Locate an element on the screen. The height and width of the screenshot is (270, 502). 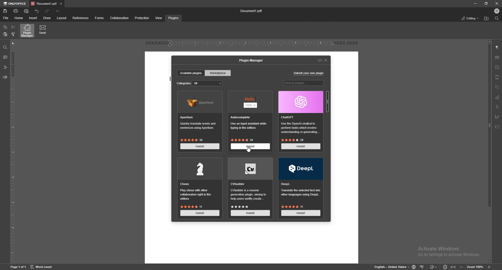
track changes is located at coordinates (434, 267).